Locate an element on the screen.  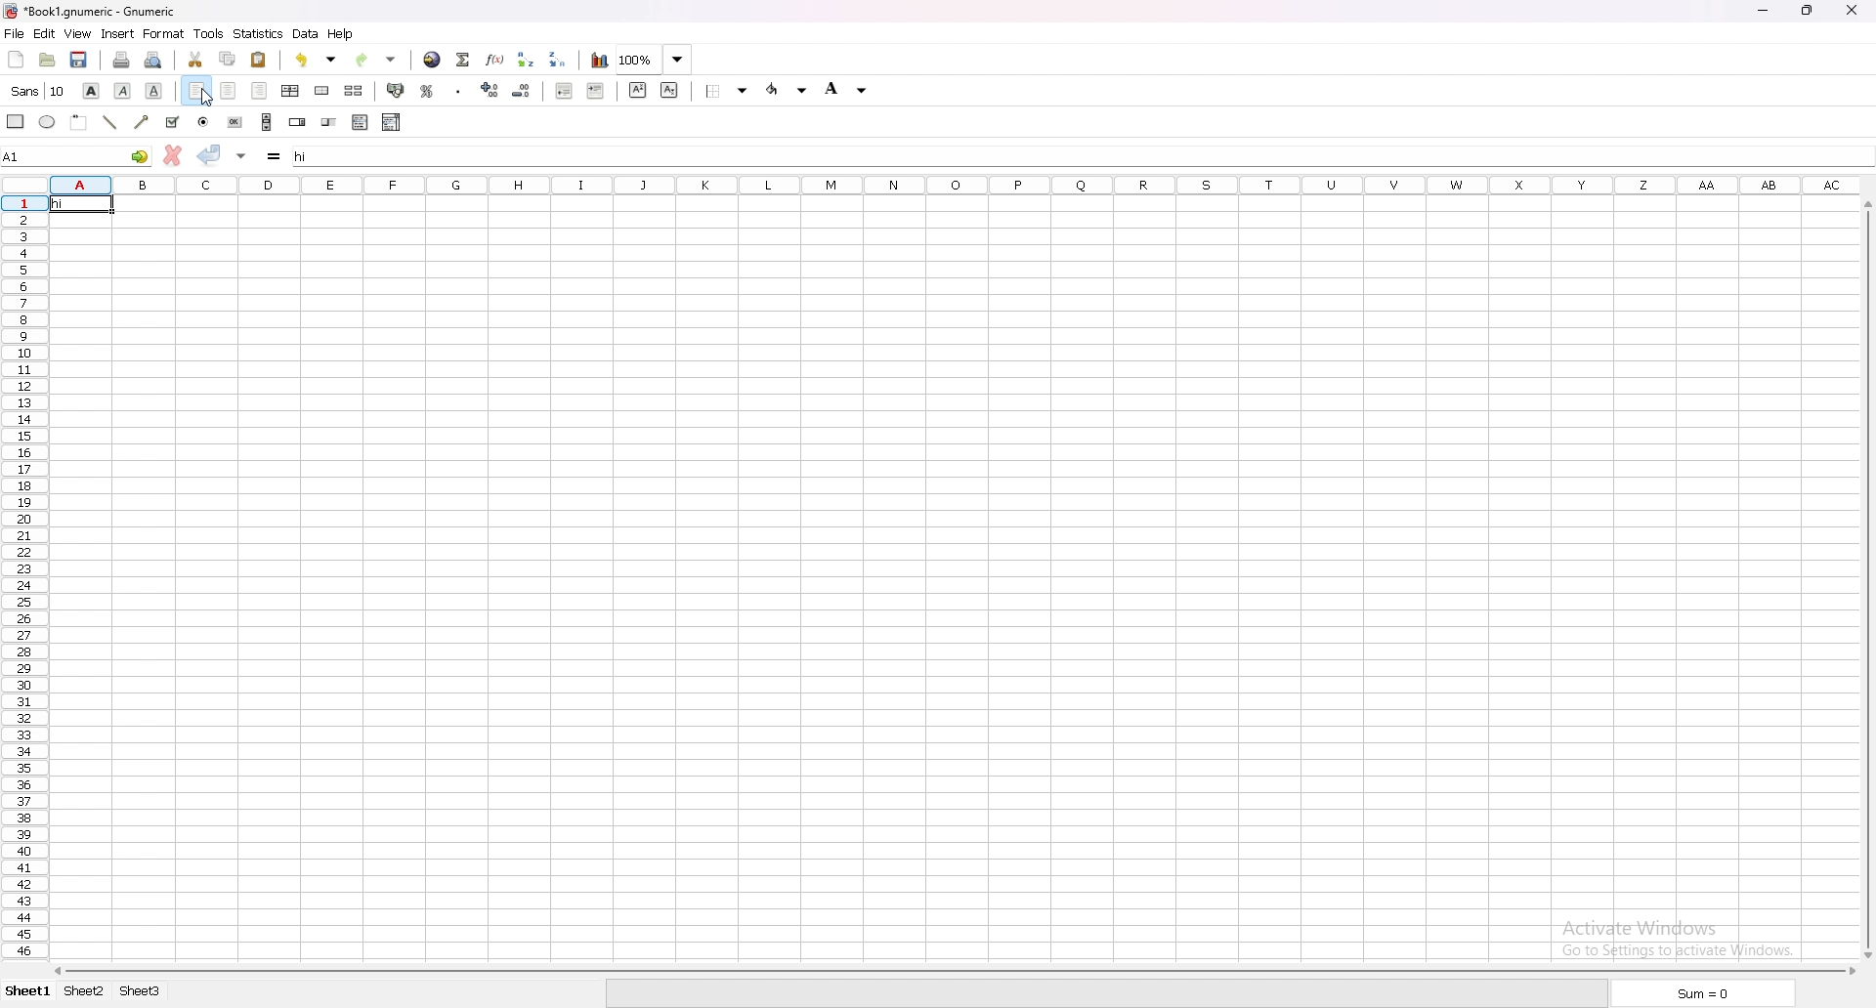
centre horizontally is located at coordinates (292, 92).